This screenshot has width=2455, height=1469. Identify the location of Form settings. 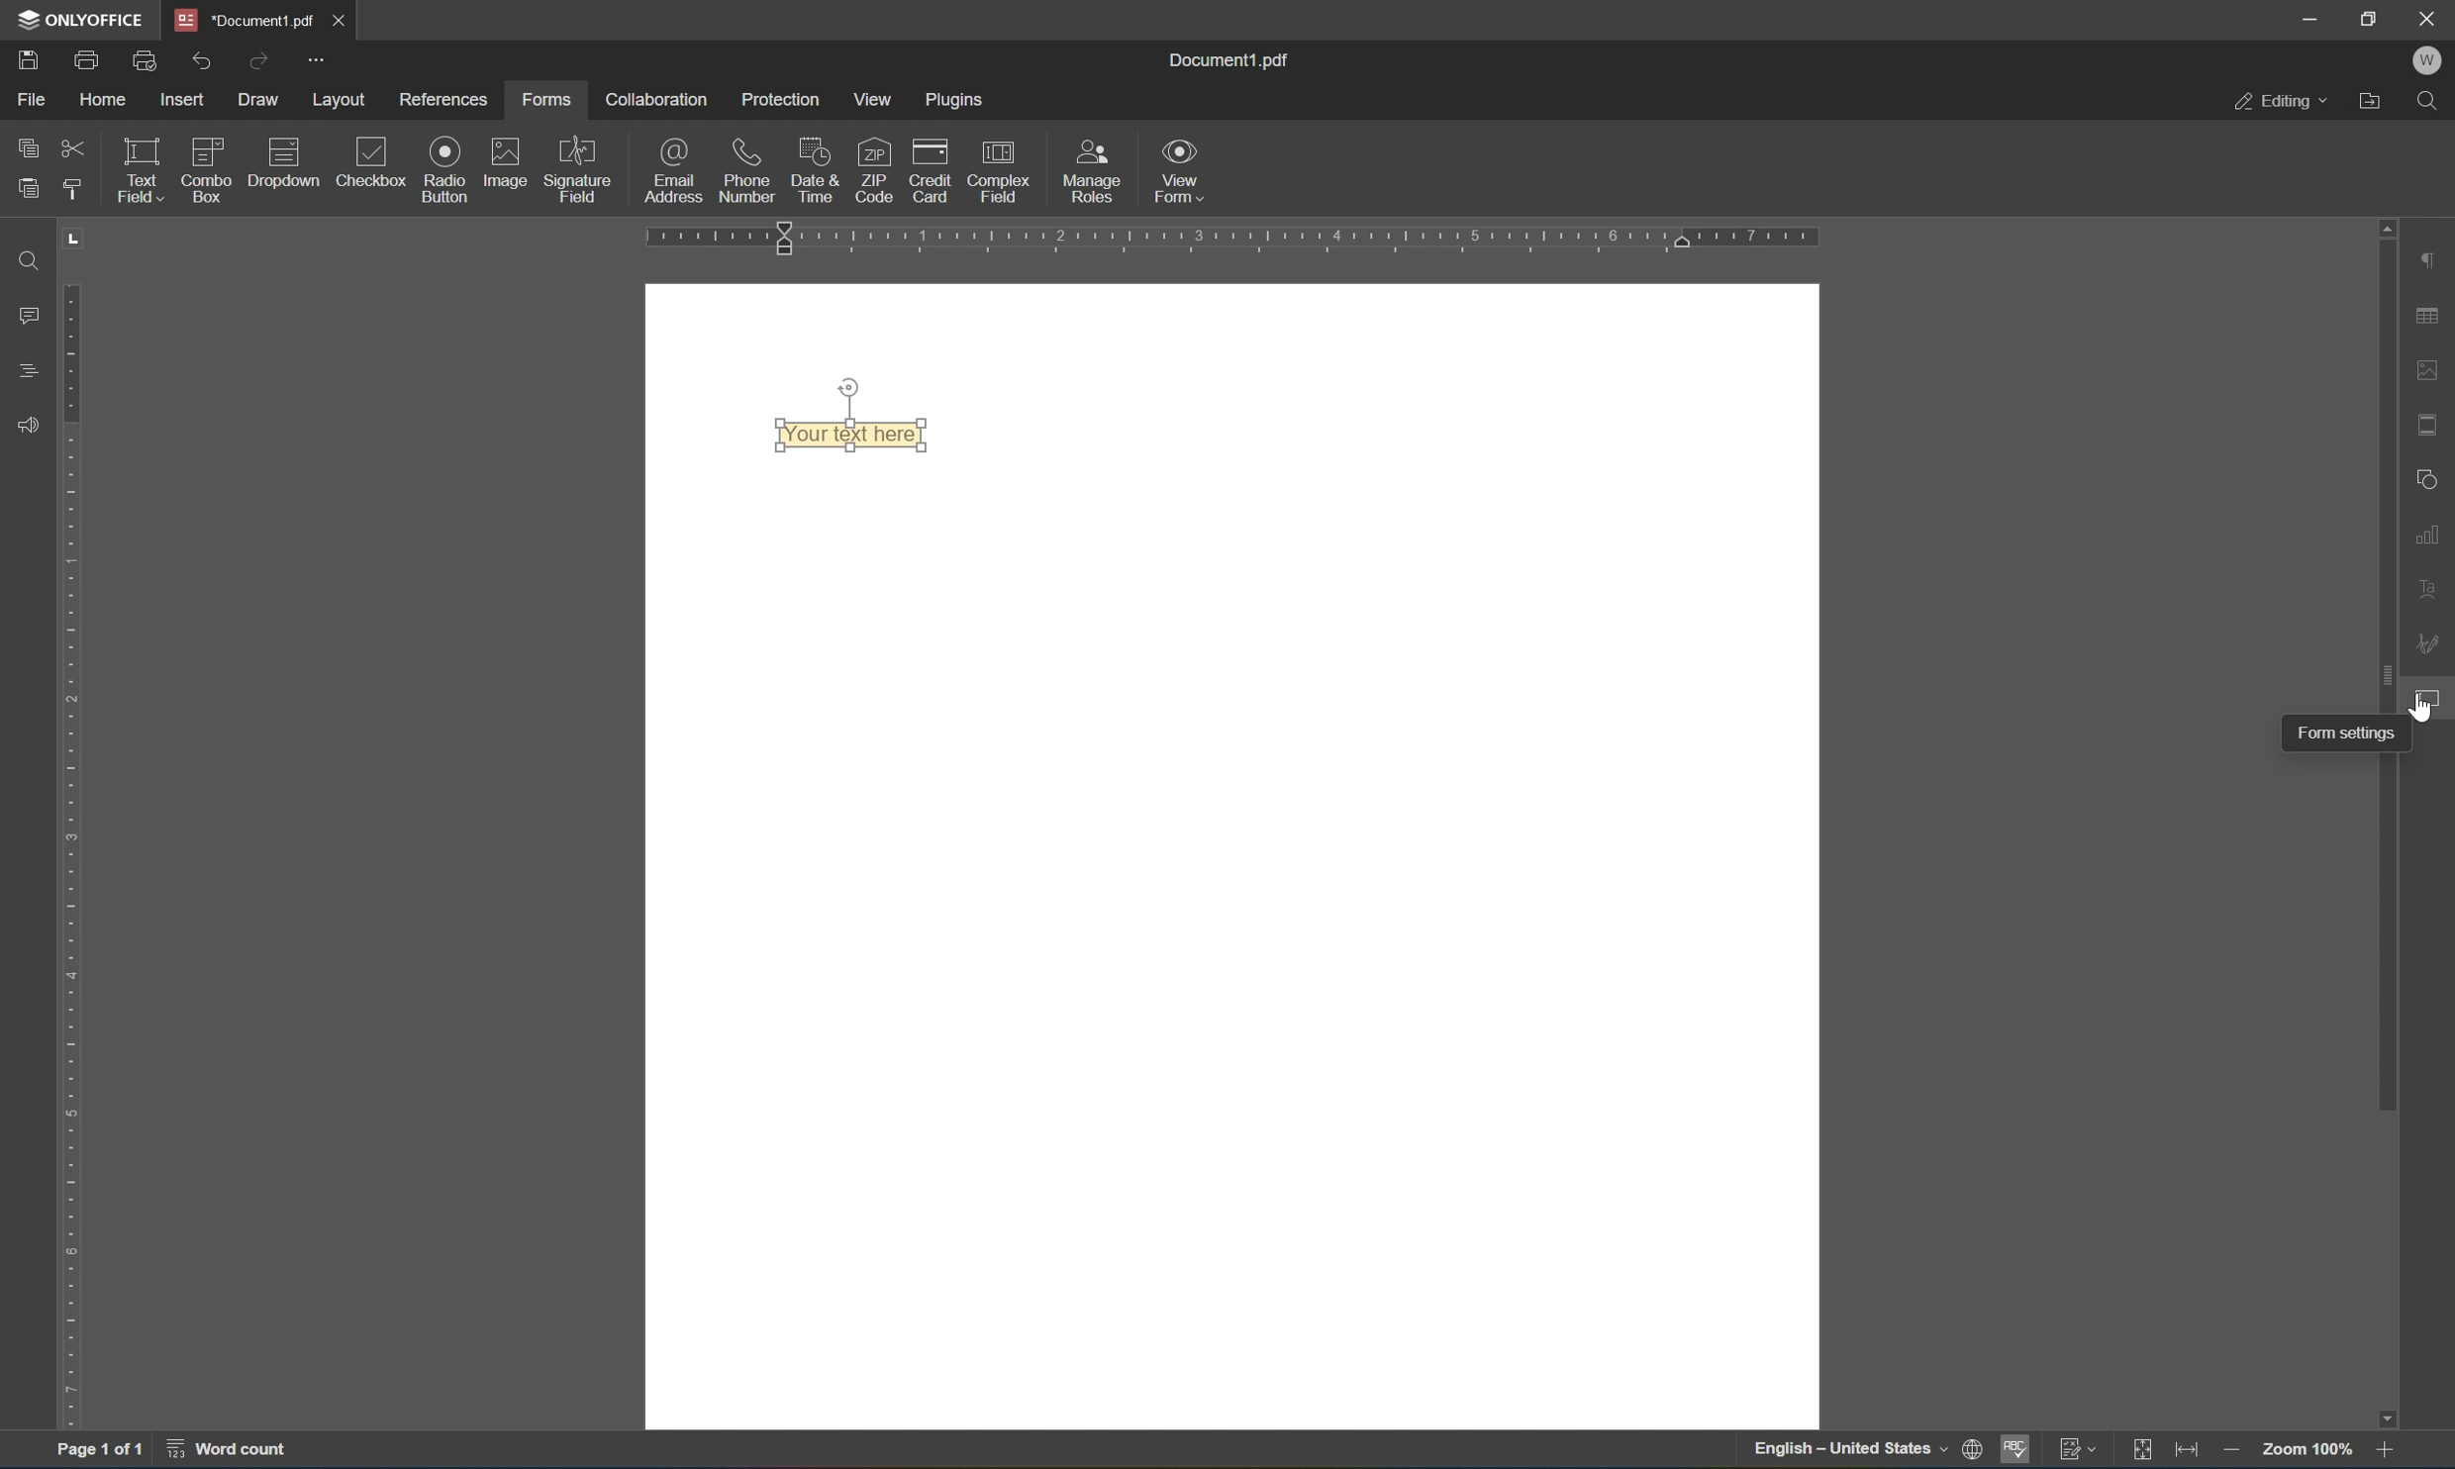
(2320, 736).